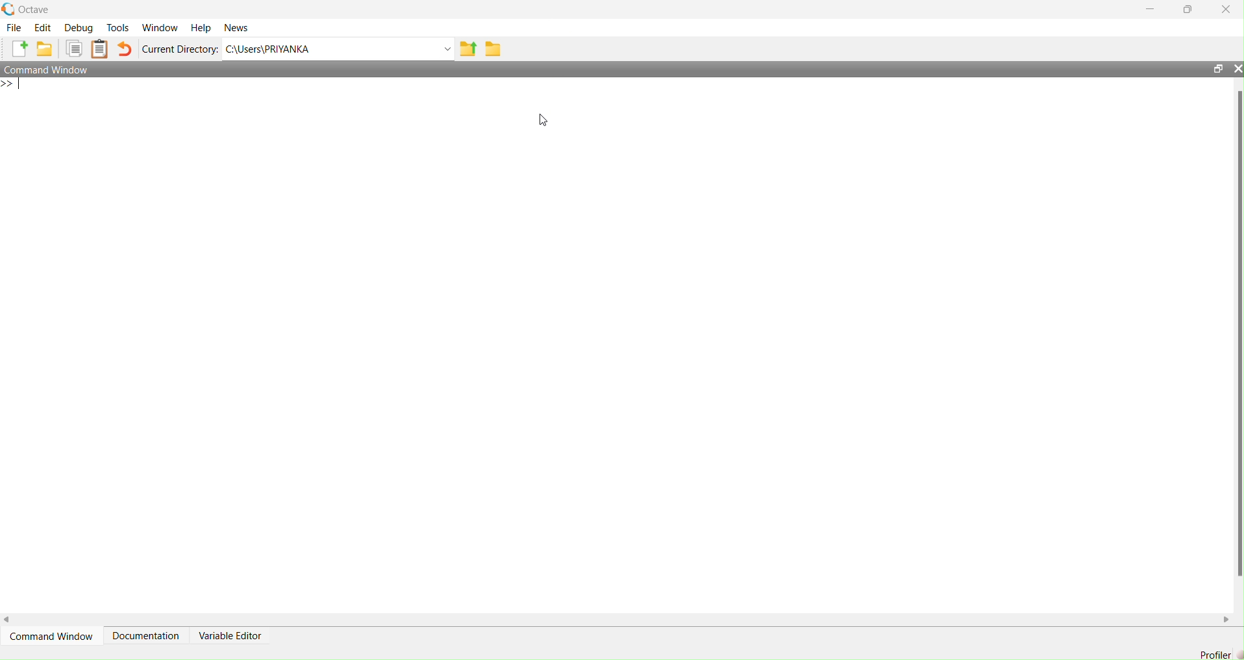 The width and height of the screenshot is (1244, 660). What do you see at coordinates (1214, 68) in the screenshot?
I see `maximise` at bounding box center [1214, 68].